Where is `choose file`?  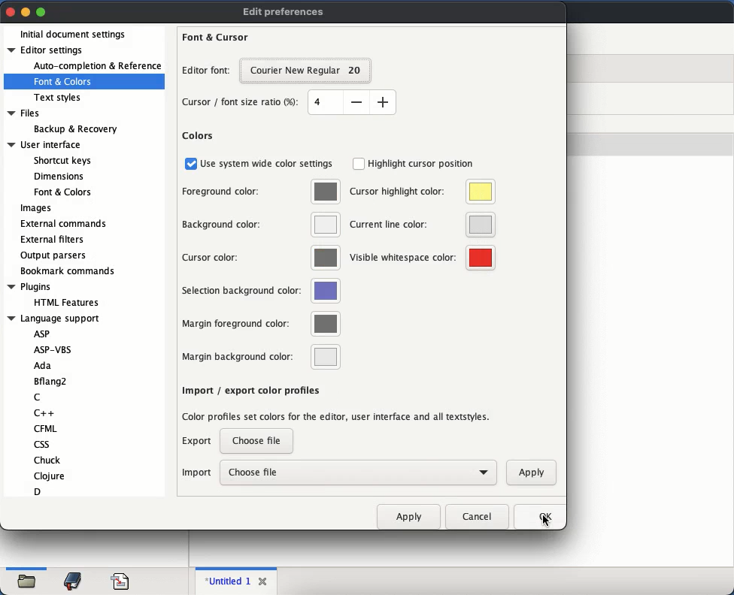 choose file is located at coordinates (362, 473).